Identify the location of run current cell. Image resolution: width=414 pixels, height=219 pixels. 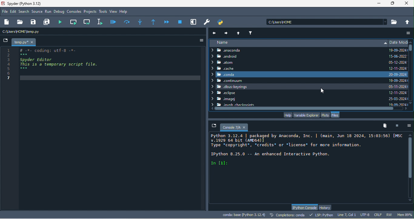
(74, 22).